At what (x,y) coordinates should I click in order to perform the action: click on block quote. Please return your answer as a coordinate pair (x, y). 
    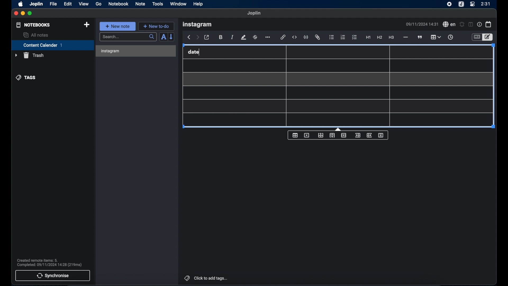
    Looking at the image, I should click on (420, 37).